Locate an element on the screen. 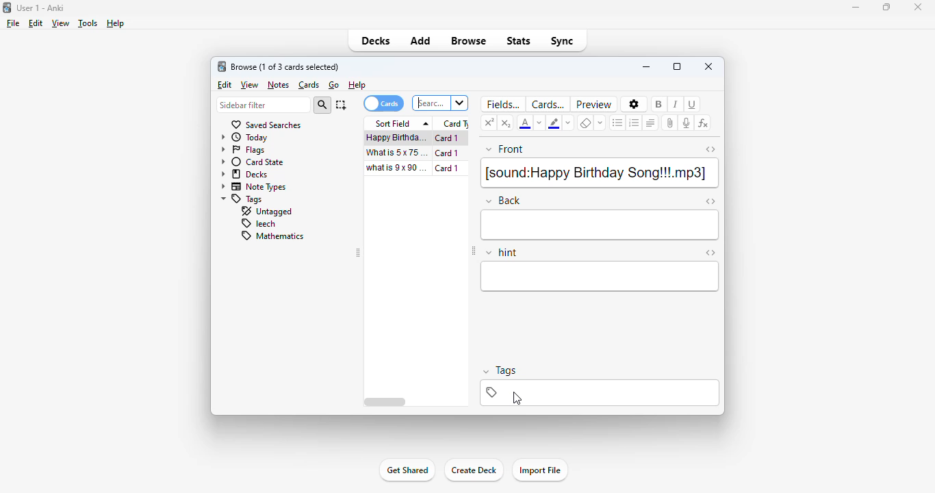 Image resolution: width=935 pixels, height=493 pixels. minimize is located at coordinates (646, 66).